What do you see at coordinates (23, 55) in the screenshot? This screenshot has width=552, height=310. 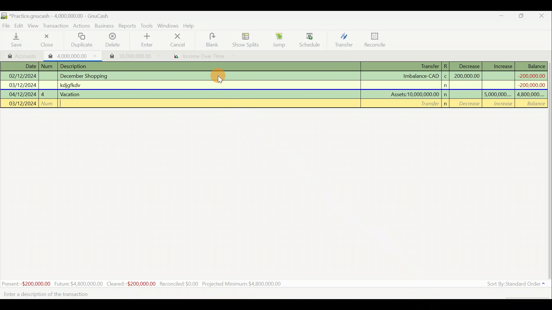 I see `Accounts` at bounding box center [23, 55].